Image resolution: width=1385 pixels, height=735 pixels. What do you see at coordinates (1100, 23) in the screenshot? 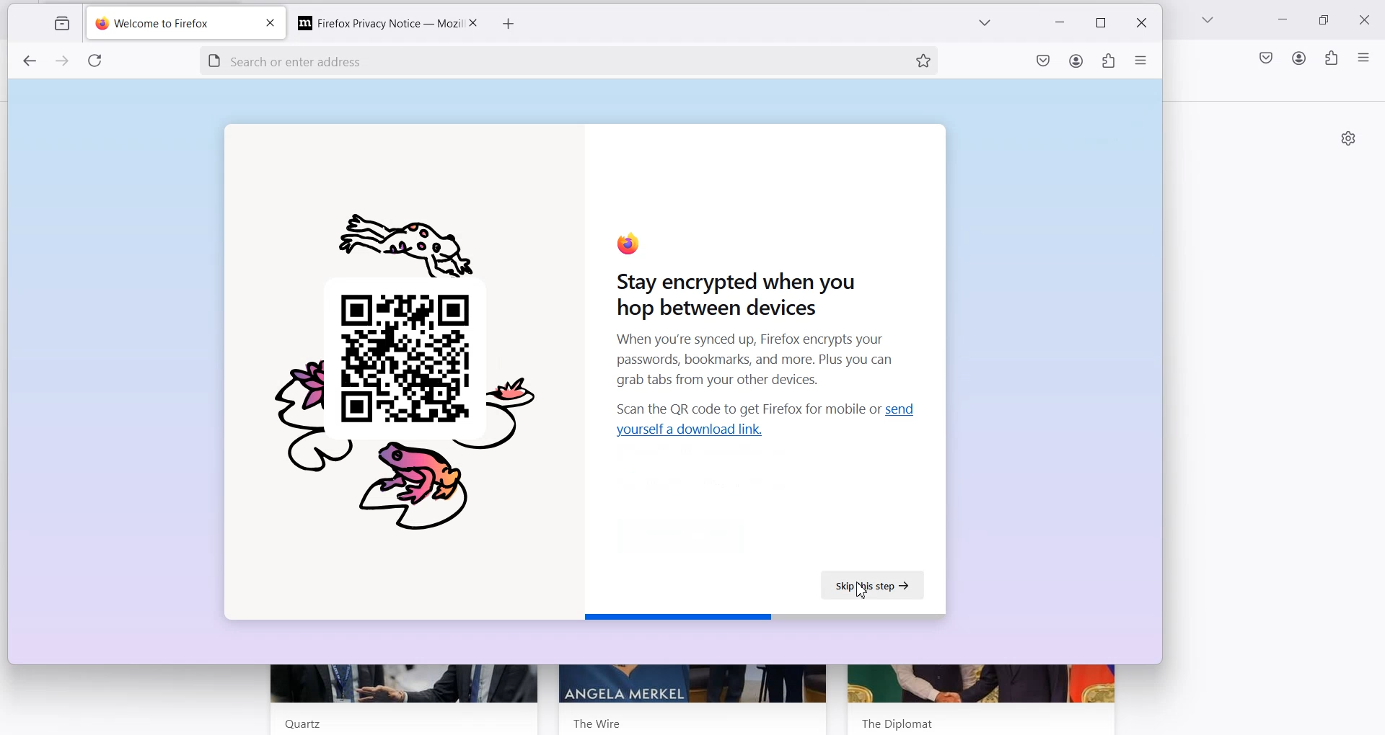
I see `restore down` at bounding box center [1100, 23].